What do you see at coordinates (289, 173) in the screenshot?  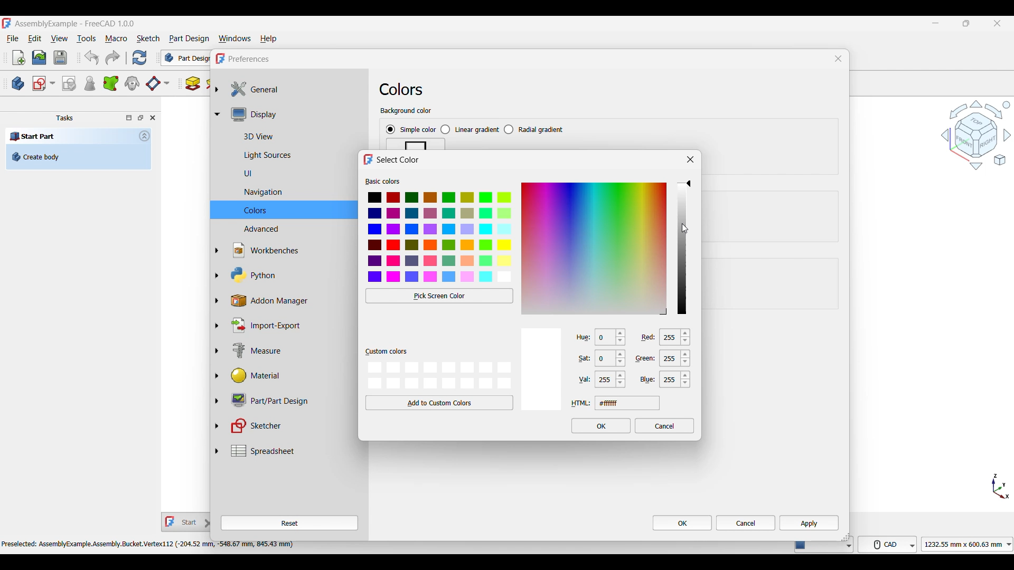 I see `UI` at bounding box center [289, 173].